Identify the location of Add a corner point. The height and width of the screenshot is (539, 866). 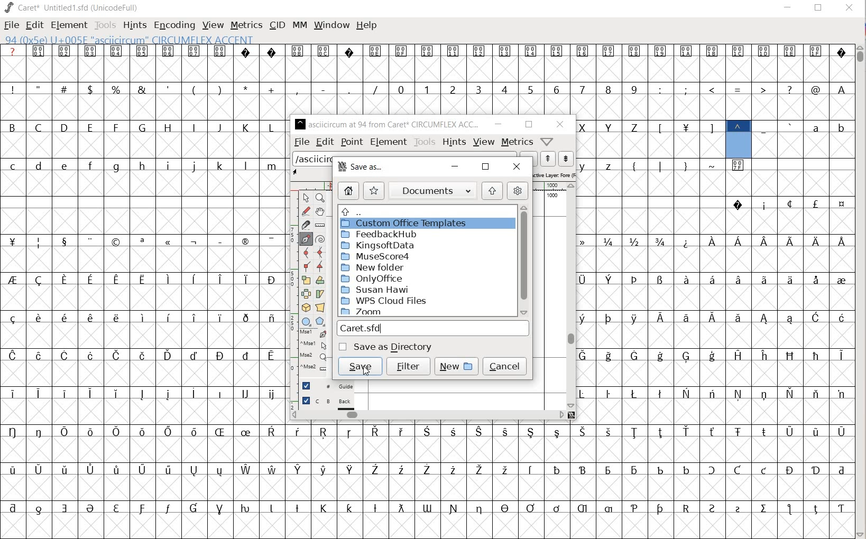
(305, 266).